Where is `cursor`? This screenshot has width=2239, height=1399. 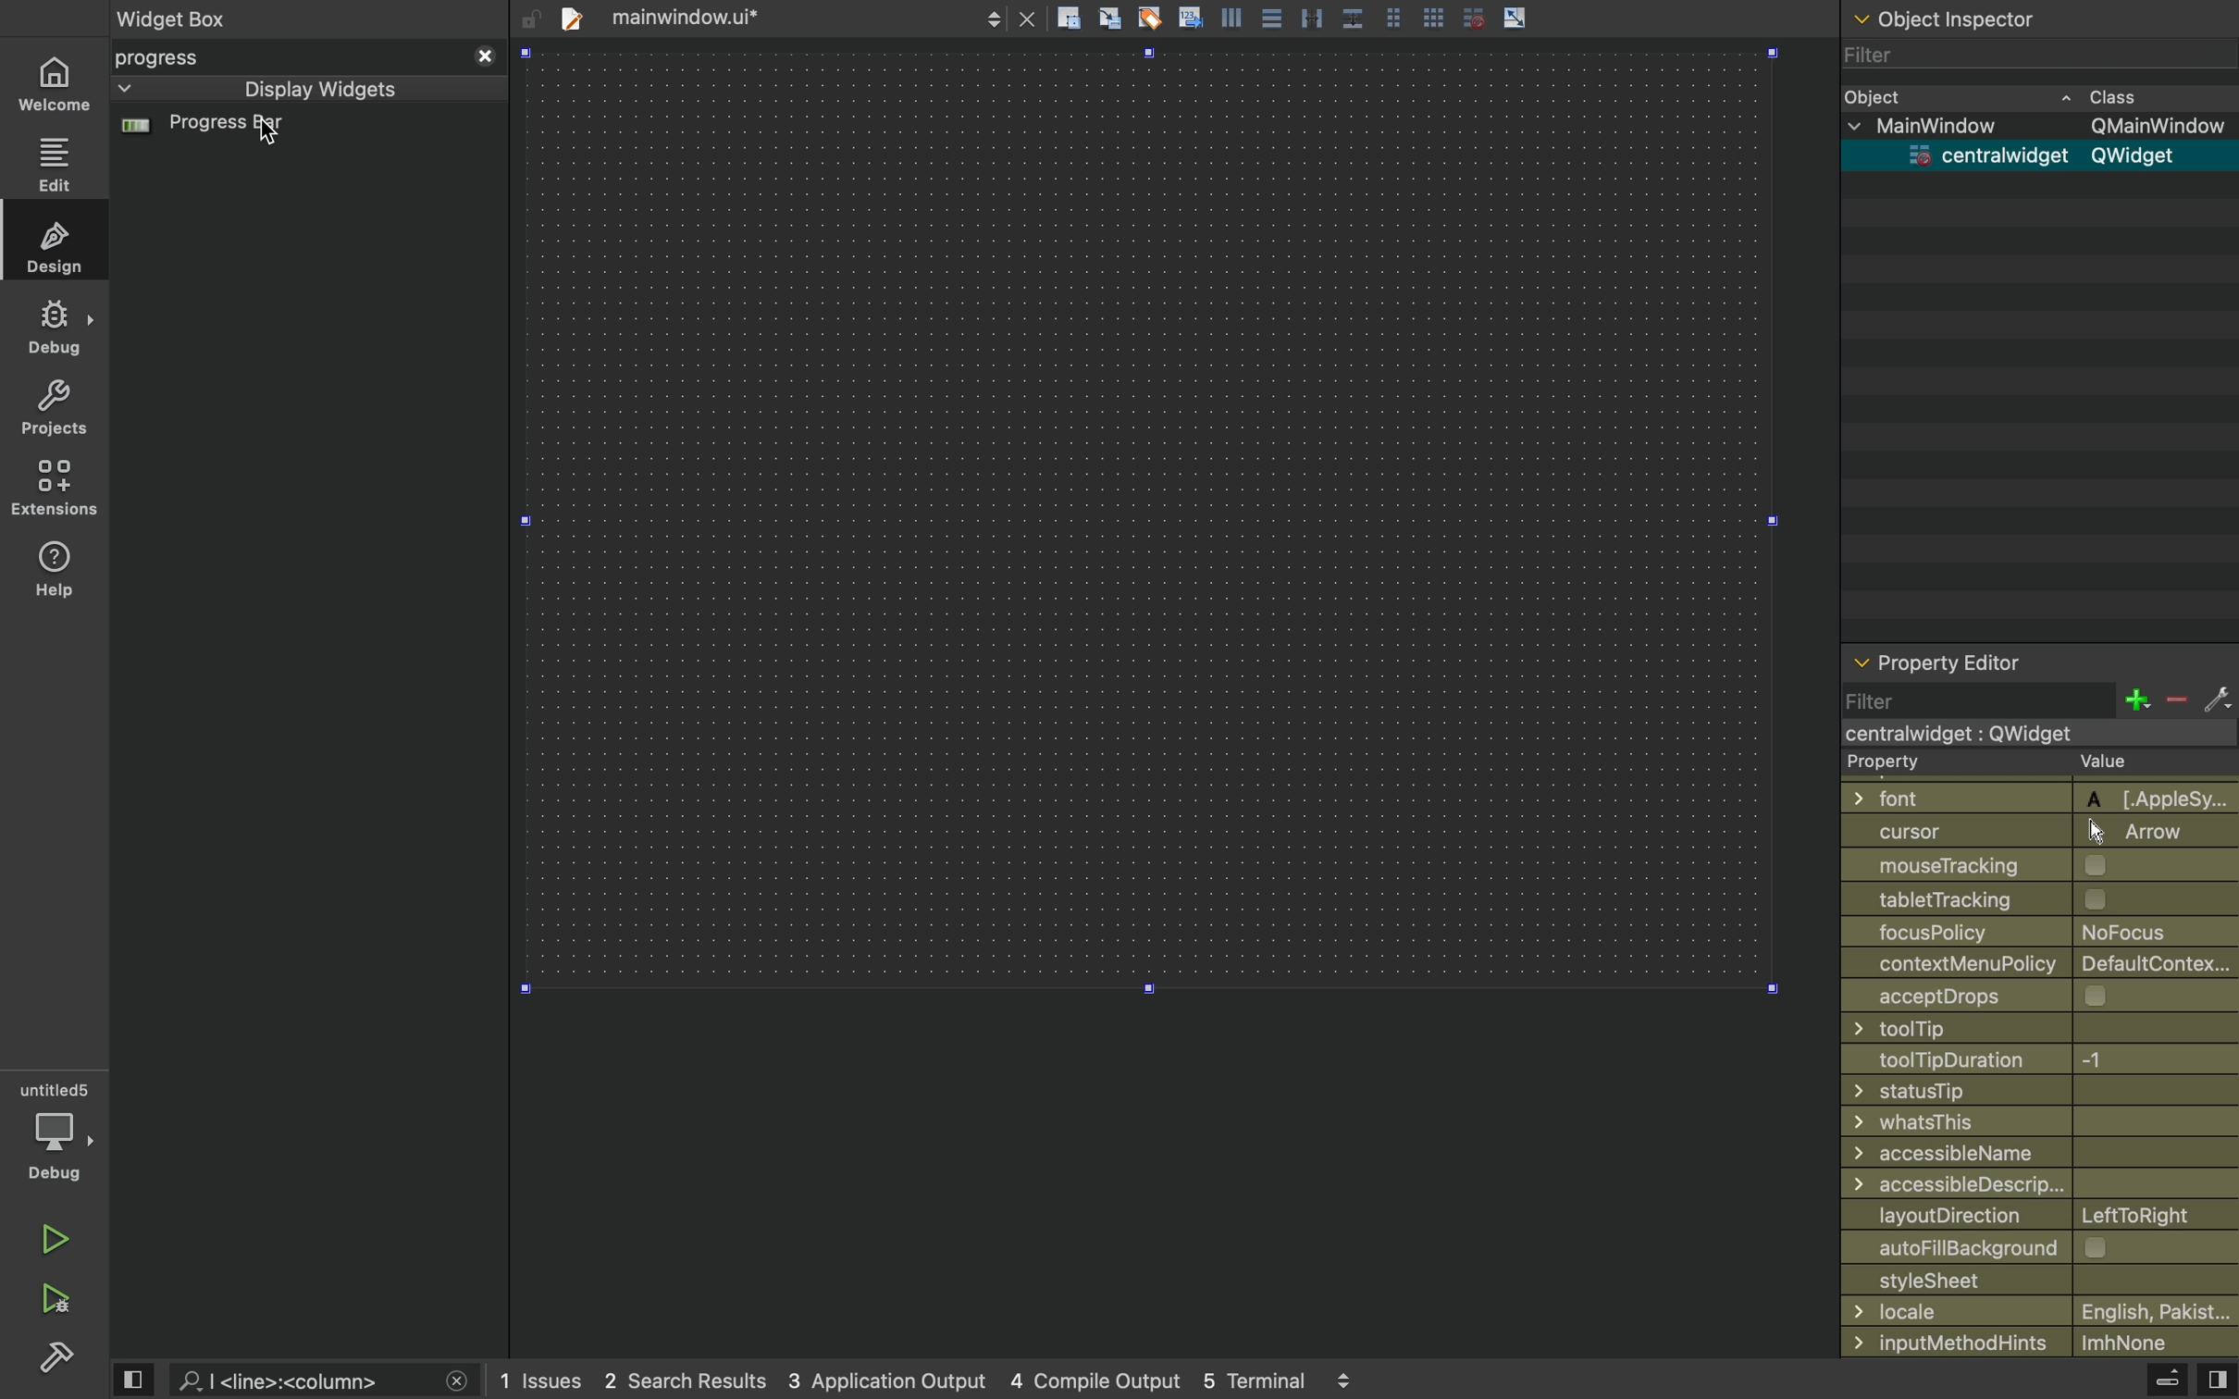 cursor is located at coordinates (251, 142).